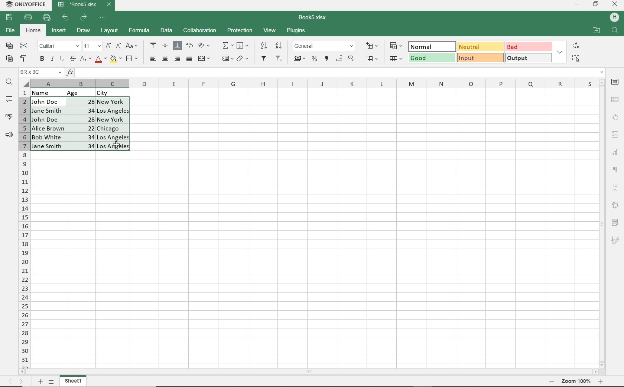 Image resolution: width=624 pixels, height=387 pixels. What do you see at coordinates (52, 58) in the screenshot?
I see `ITALIC` at bounding box center [52, 58].